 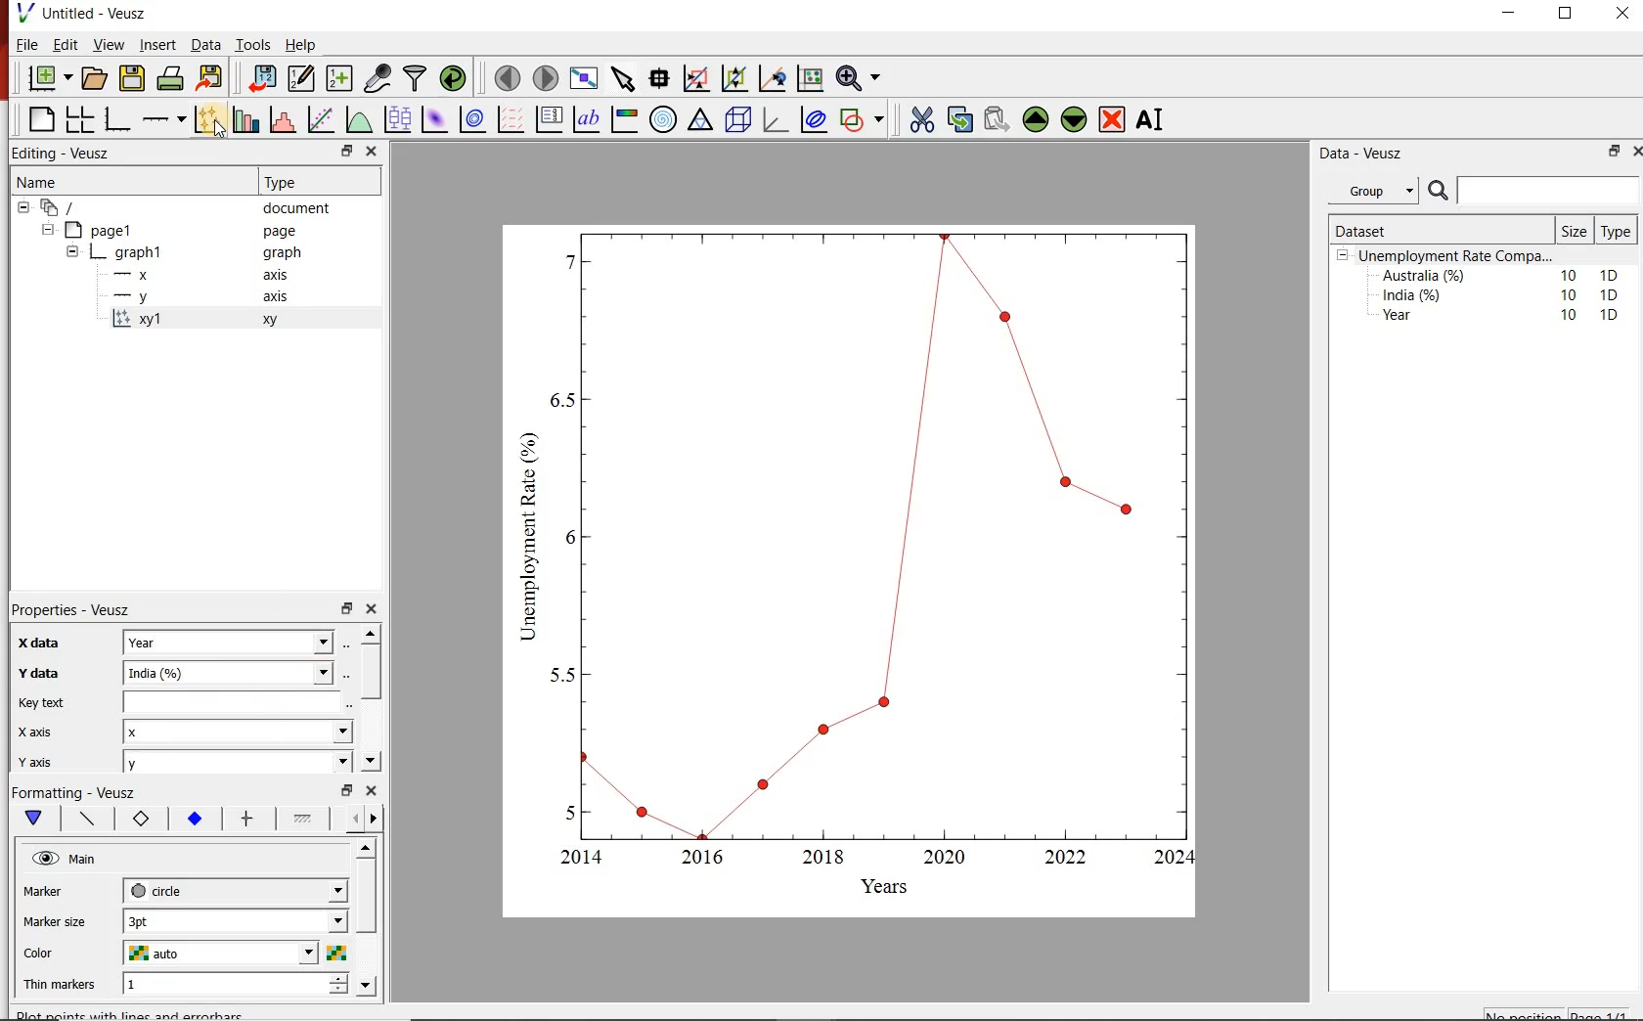 What do you see at coordinates (735, 76) in the screenshot?
I see `click to zoom out graph axes` at bounding box center [735, 76].